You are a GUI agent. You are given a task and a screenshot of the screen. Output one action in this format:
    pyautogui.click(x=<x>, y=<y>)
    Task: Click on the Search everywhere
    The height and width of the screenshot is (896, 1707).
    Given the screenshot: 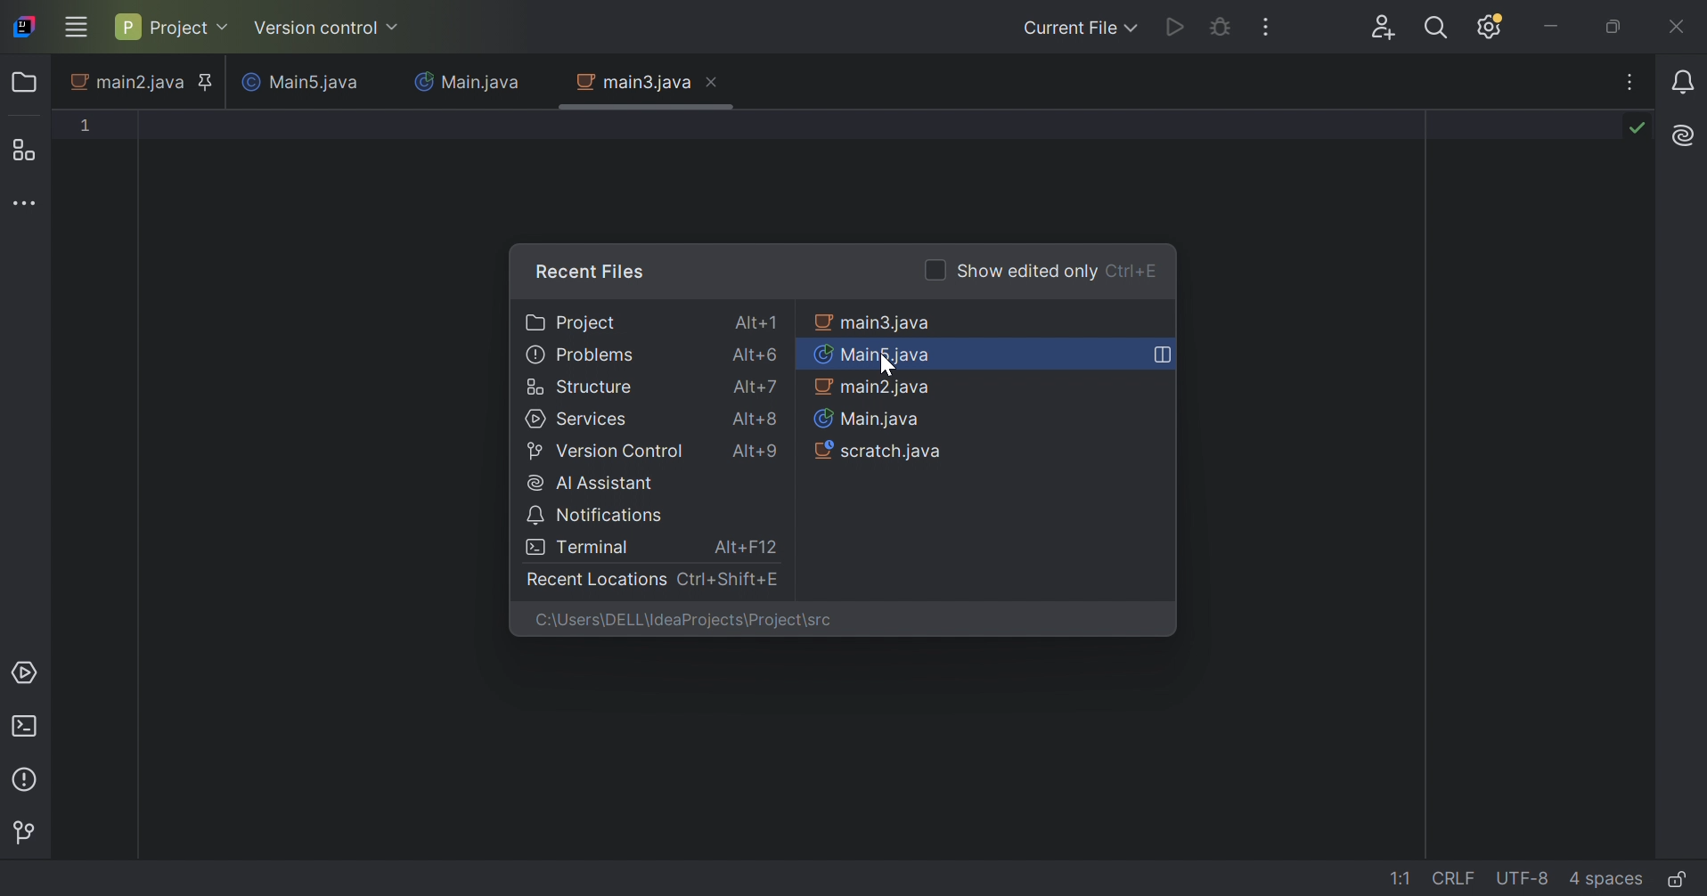 What is the action you would take?
    pyautogui.click(x=1383, y=28)
    